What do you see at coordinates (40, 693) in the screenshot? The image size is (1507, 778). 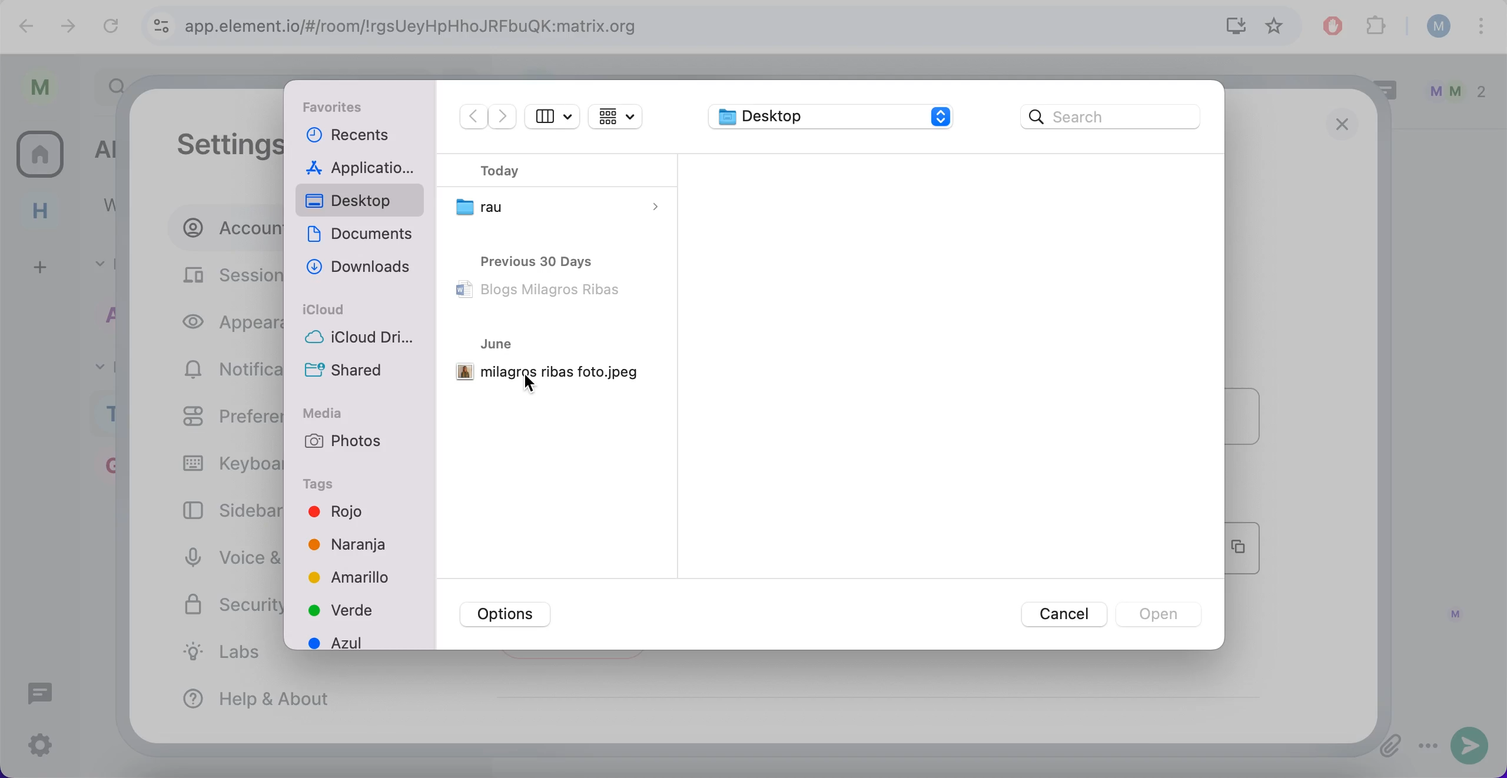 I see `threads` at bounding box center [40, 693].